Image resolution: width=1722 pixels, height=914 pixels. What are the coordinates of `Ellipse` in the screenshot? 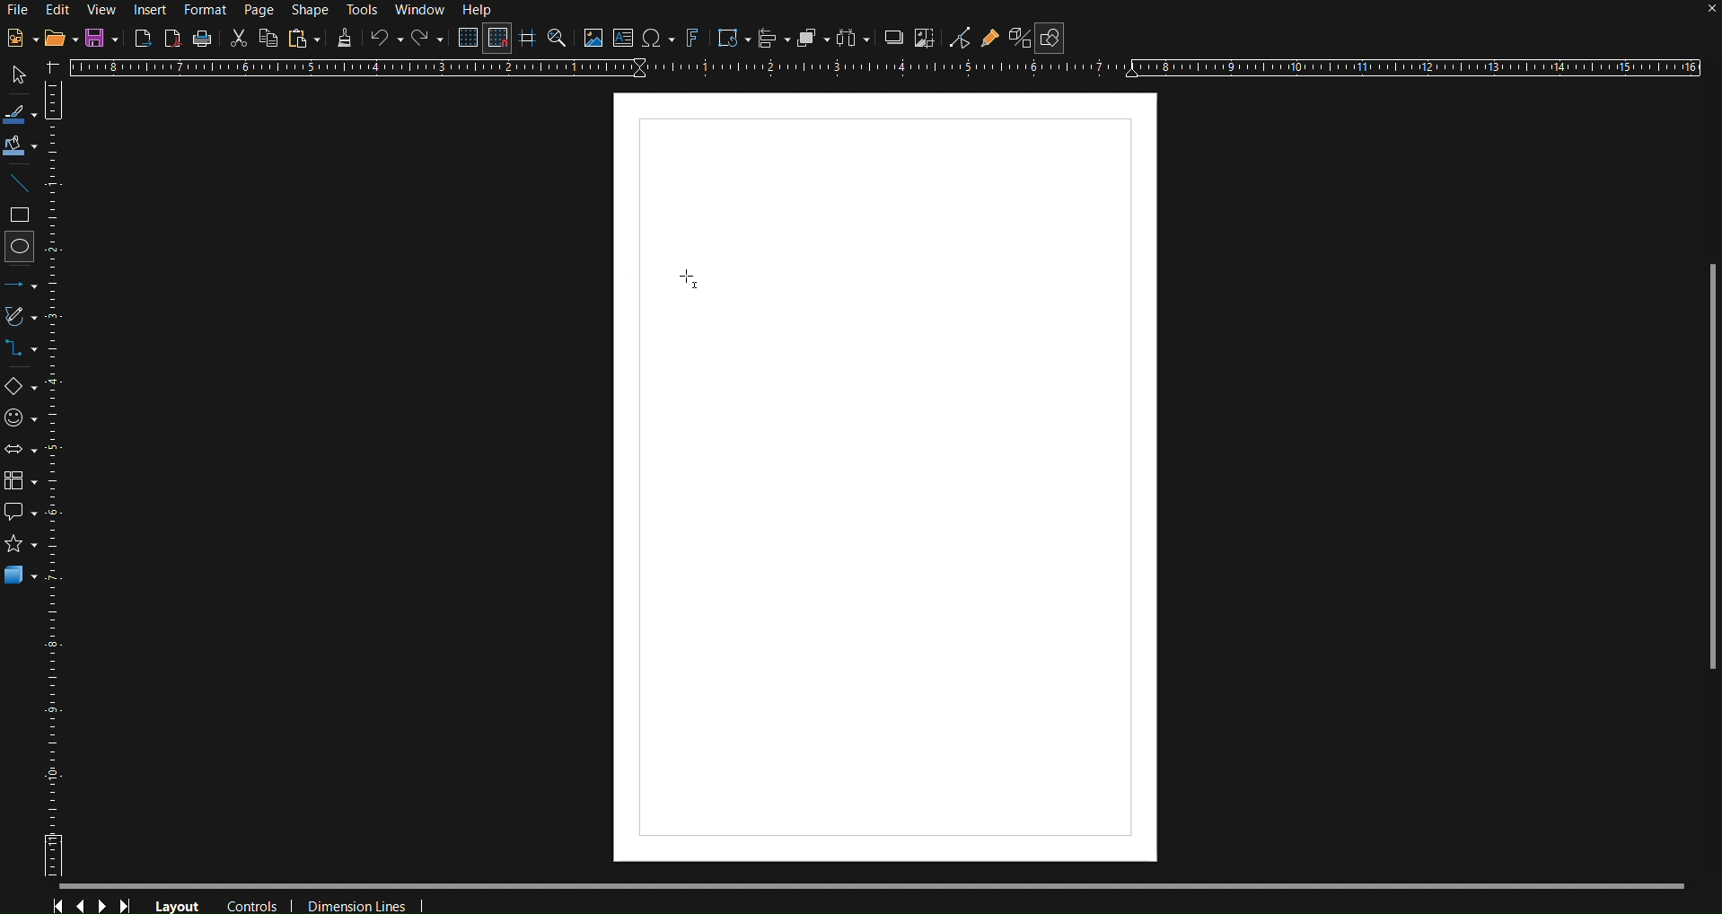 It's located at (23, 246).